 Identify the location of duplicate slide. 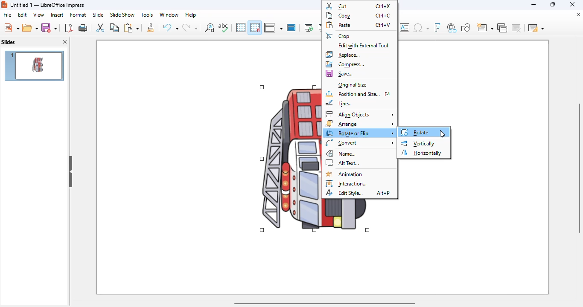
(502, 28).